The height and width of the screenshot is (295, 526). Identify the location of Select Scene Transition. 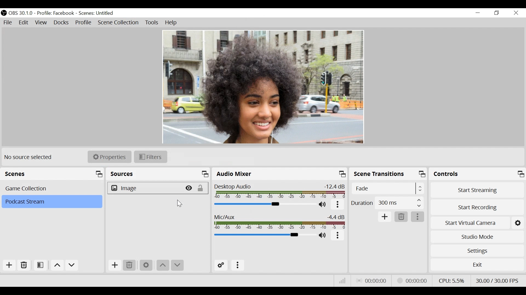
(388, 189).